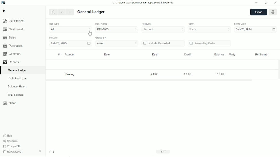 The image size is (280, 157). Describe the element at coordinates (54, 24) in the screenshot. I see `Ref type` at that location.